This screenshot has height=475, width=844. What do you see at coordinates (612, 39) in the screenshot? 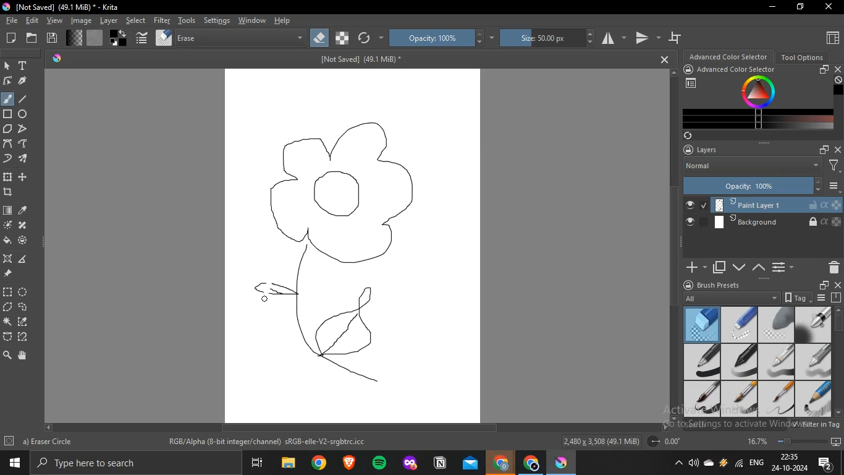
I see `horizontal mirror tool` at bounding box center [612, 39].